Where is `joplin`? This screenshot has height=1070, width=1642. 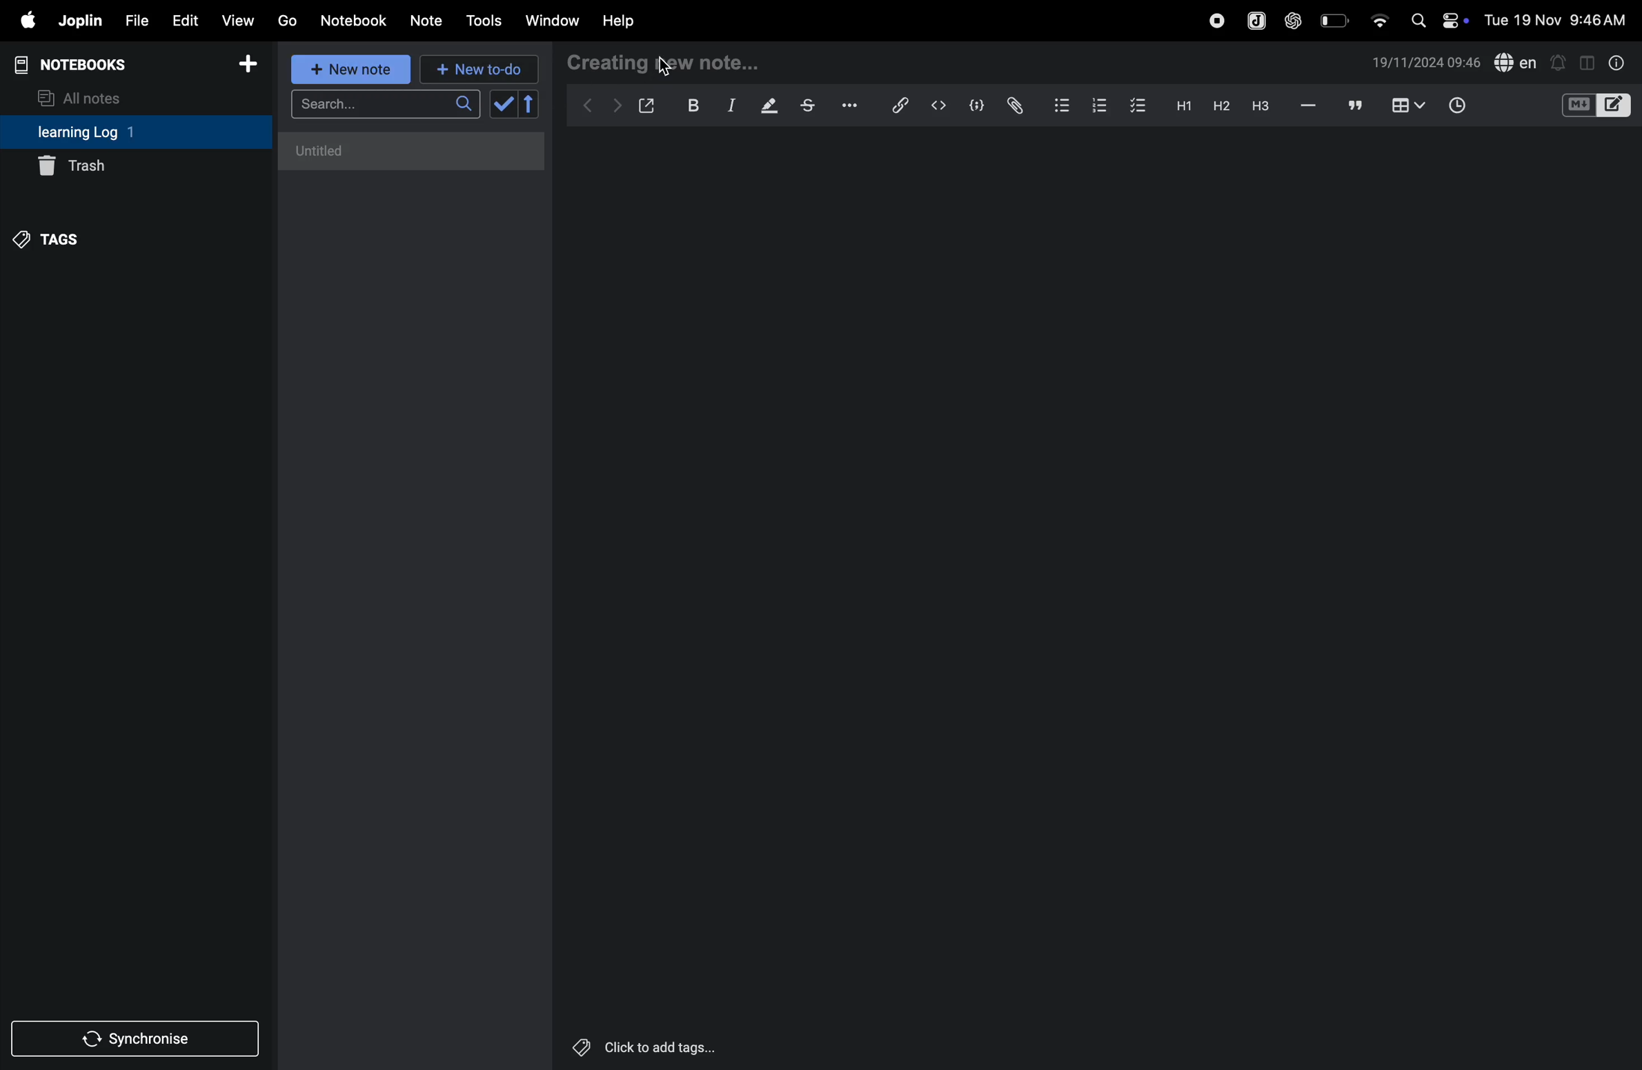
joplin is located at coordinates (79, 21).